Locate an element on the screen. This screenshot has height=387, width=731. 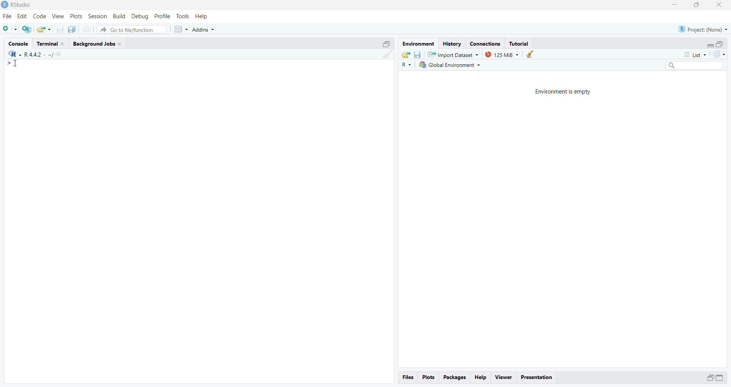
Go to file/function is located at coordinates (131, 30).